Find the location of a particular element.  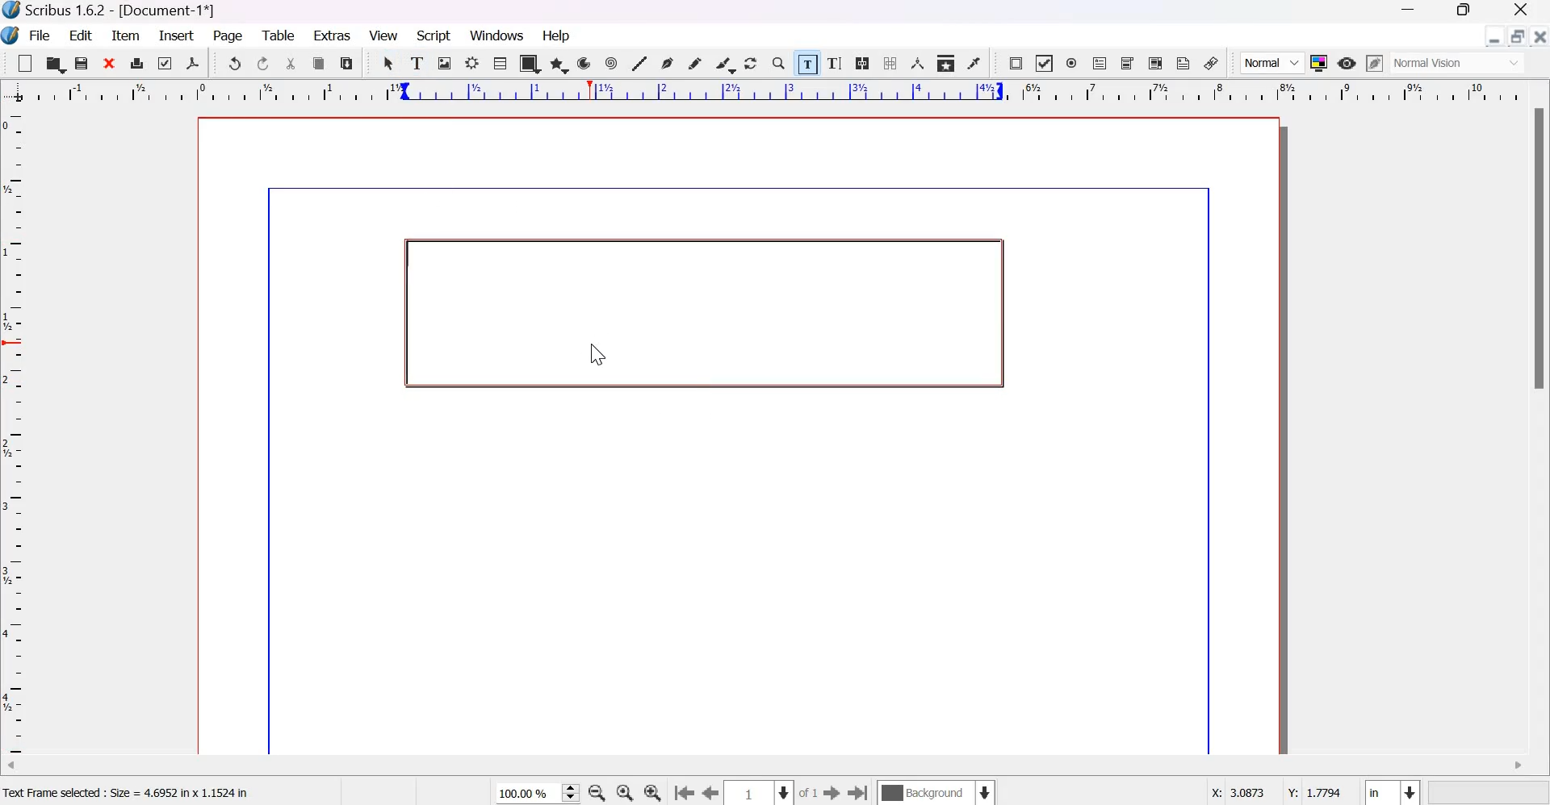

X: 3.0873 is located at coordinates (1232, 792).